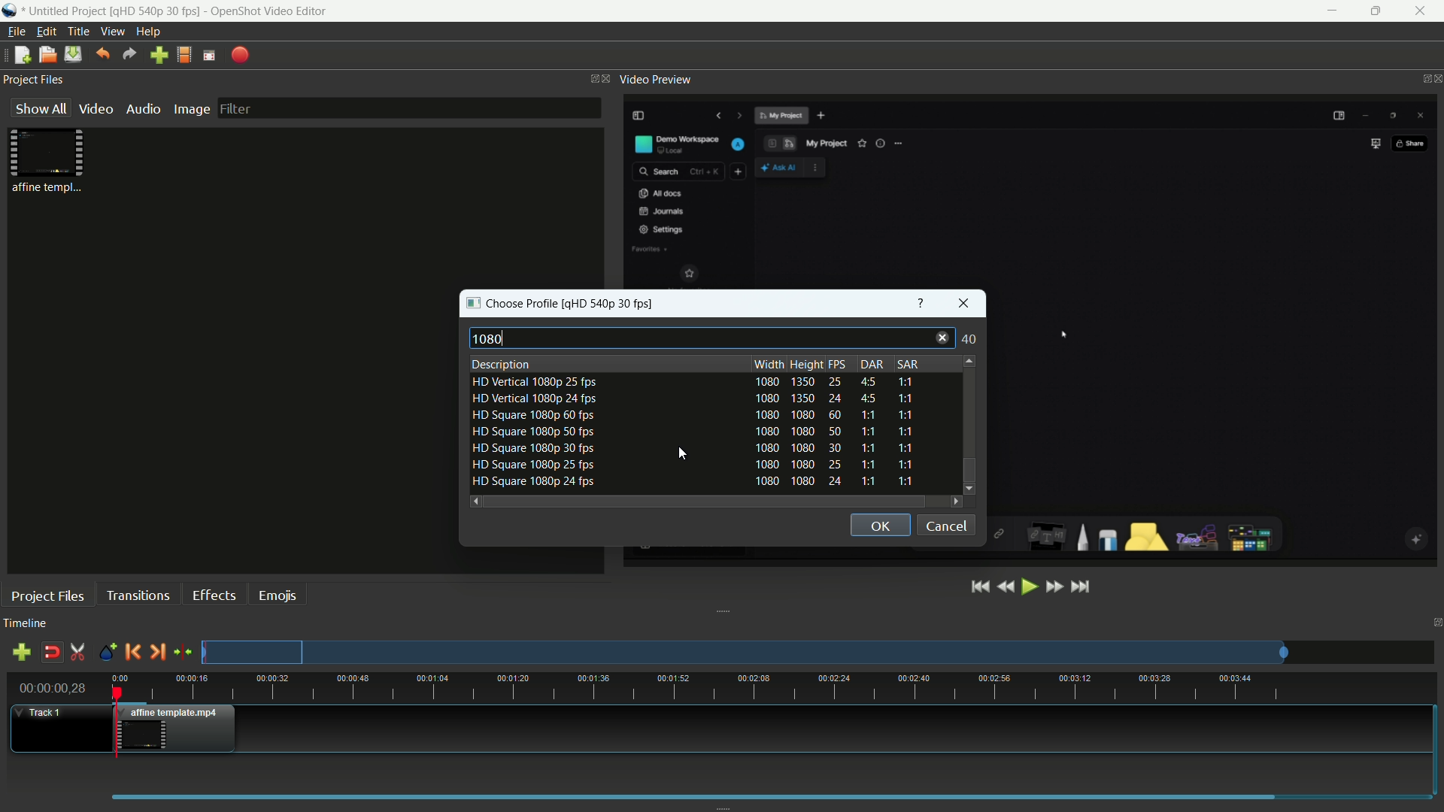 This screenshot has height=812, width=1444. What do you see at coordinates (694, 383) in the screenshot?
I see `profile-1` at bounding box center [694, 383].